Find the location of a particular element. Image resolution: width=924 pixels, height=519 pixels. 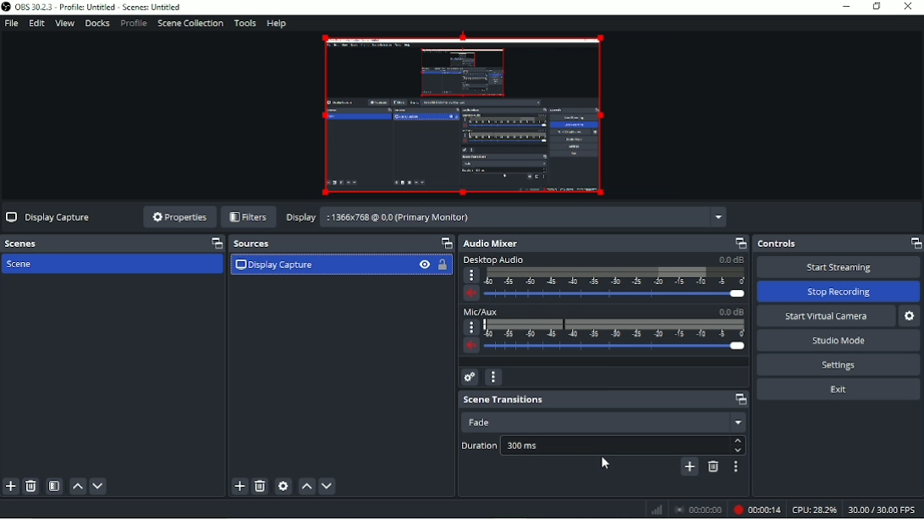

Edit is located at coordinates (37, 24).